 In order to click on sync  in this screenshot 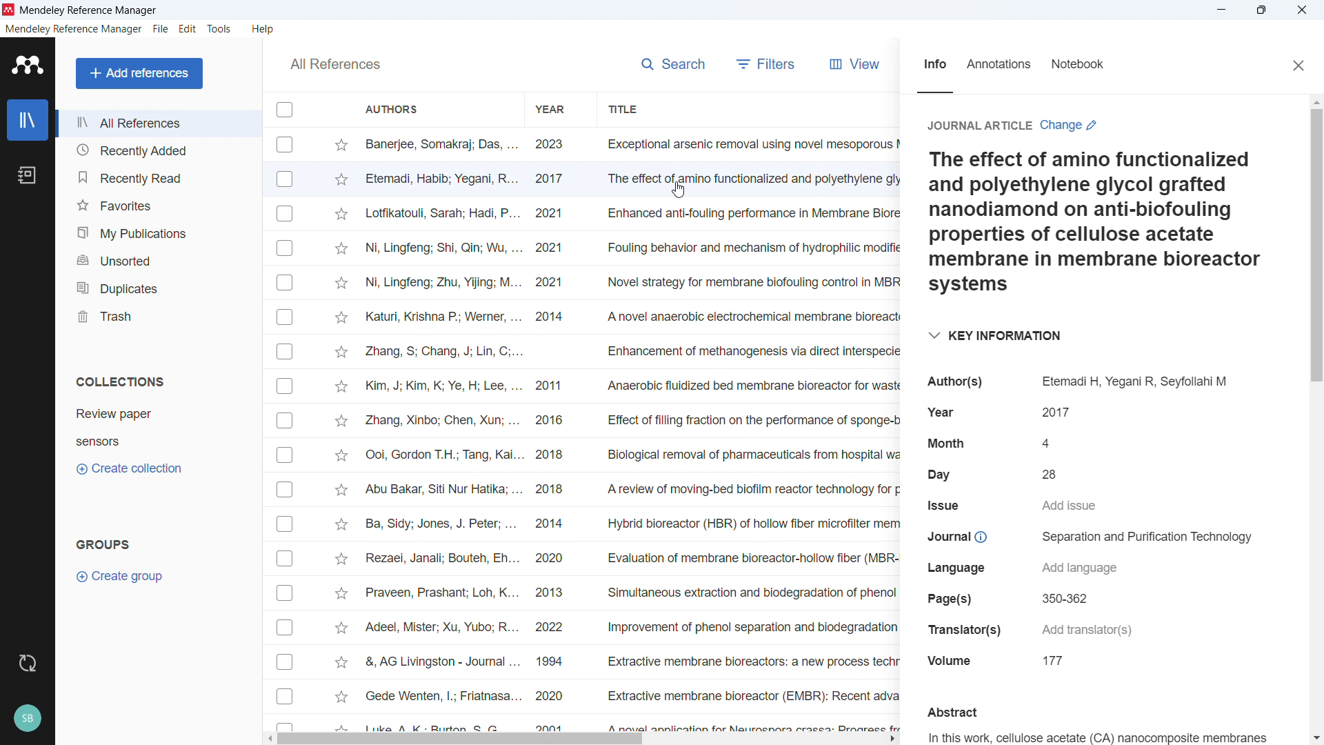, I will do `click(27, 662)`.